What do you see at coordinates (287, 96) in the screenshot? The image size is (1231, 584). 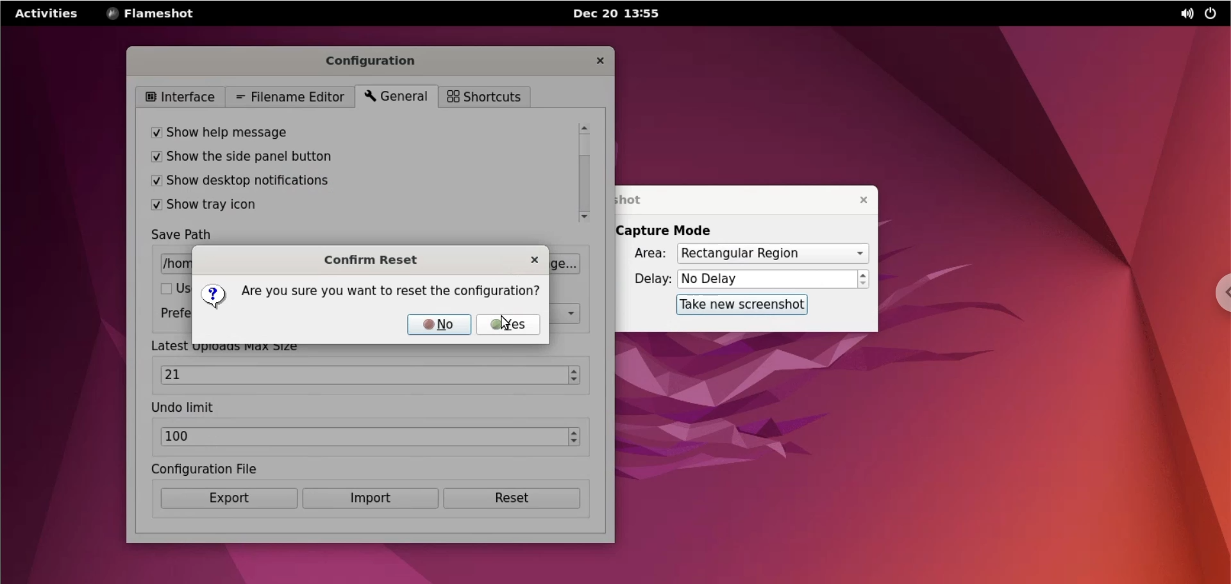 I see `filename editor` at bounding box center [287, 96].